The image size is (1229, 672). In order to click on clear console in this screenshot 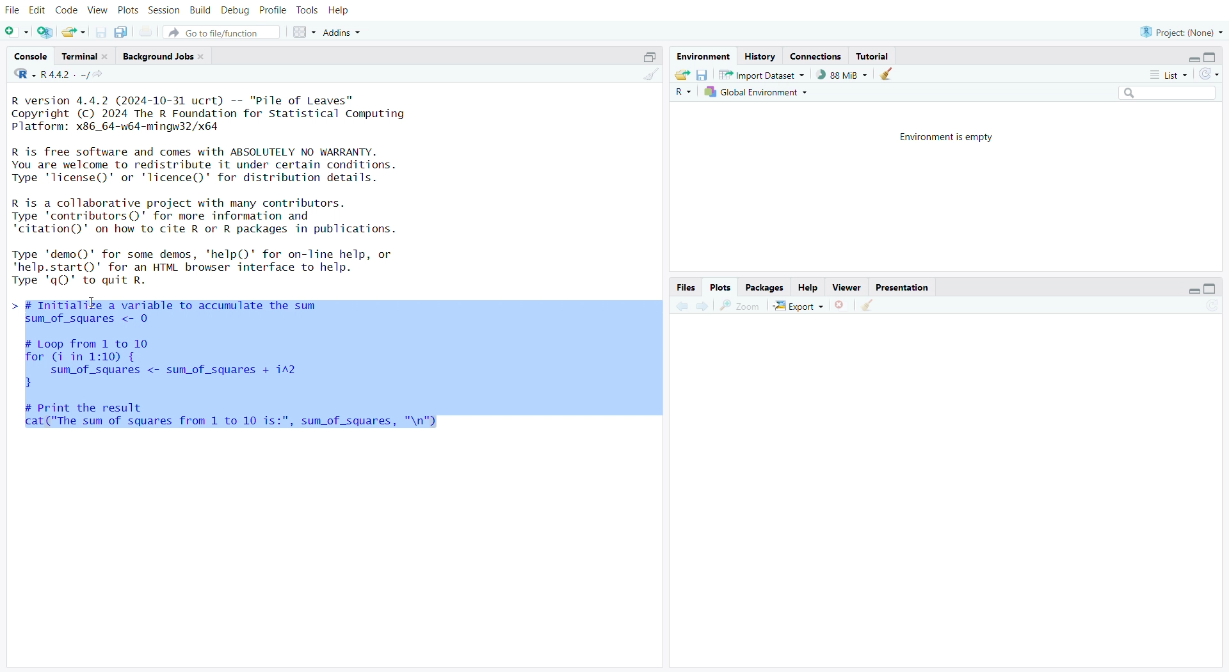, I will do `click(647, 75)`.